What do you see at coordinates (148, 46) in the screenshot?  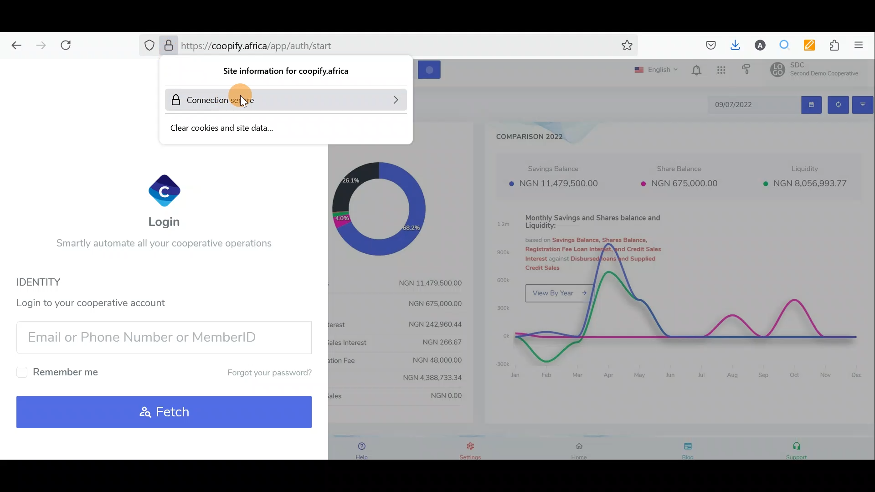 I see `No trackers detected` at bounding box center [148, 46].